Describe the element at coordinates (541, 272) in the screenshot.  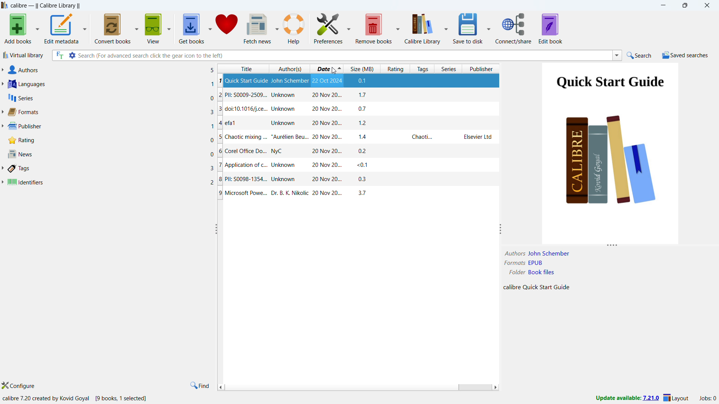
I see `Book File` at that location.